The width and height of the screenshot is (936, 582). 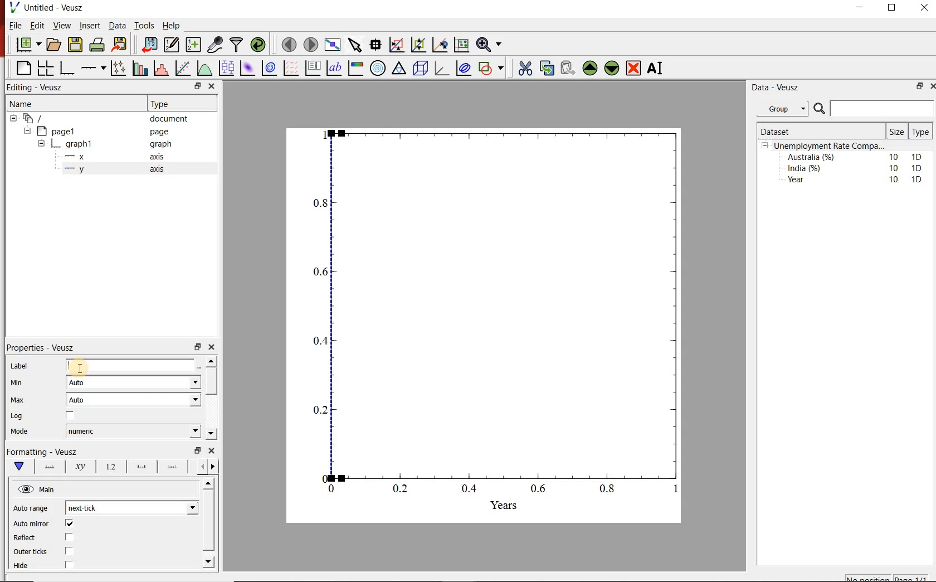 I want to click on label field, so click(x=131, y=365).